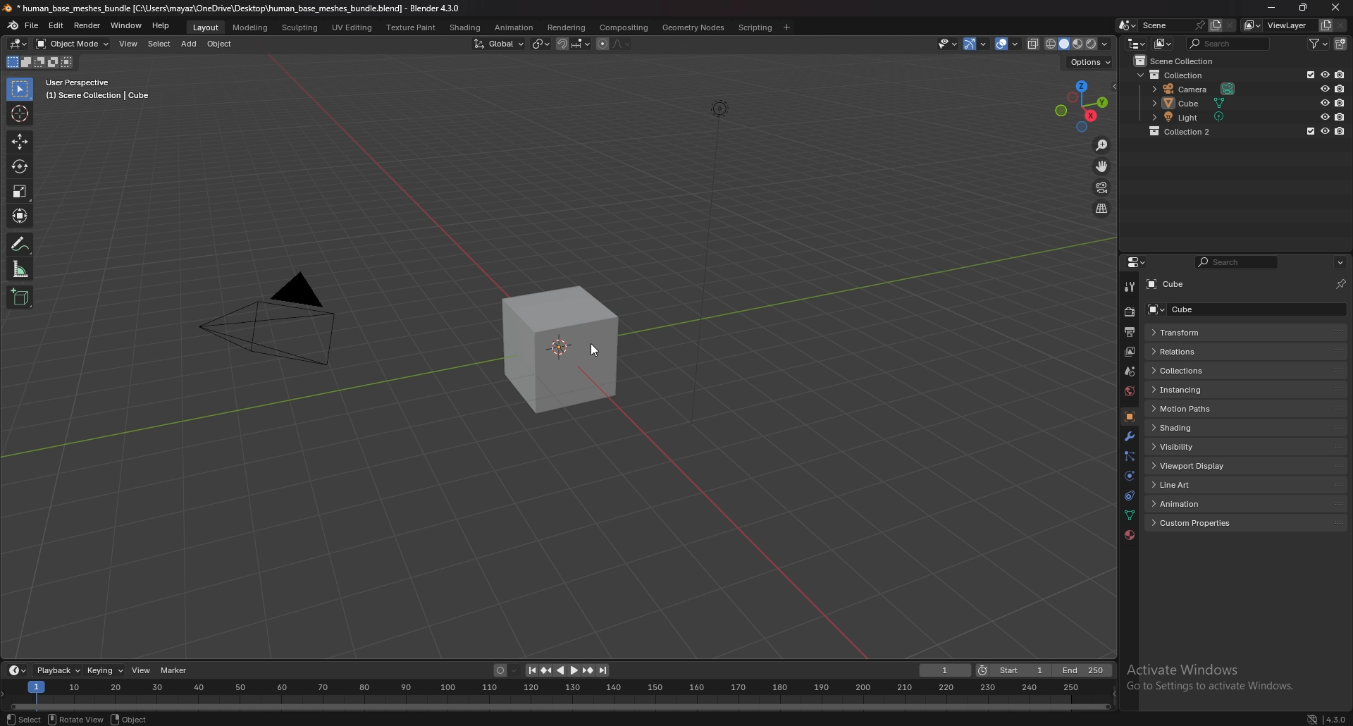  What do you see at coordinates (1204, 524) in the screenshot?
I see `custom properties` at bounding box center [1204, 524].